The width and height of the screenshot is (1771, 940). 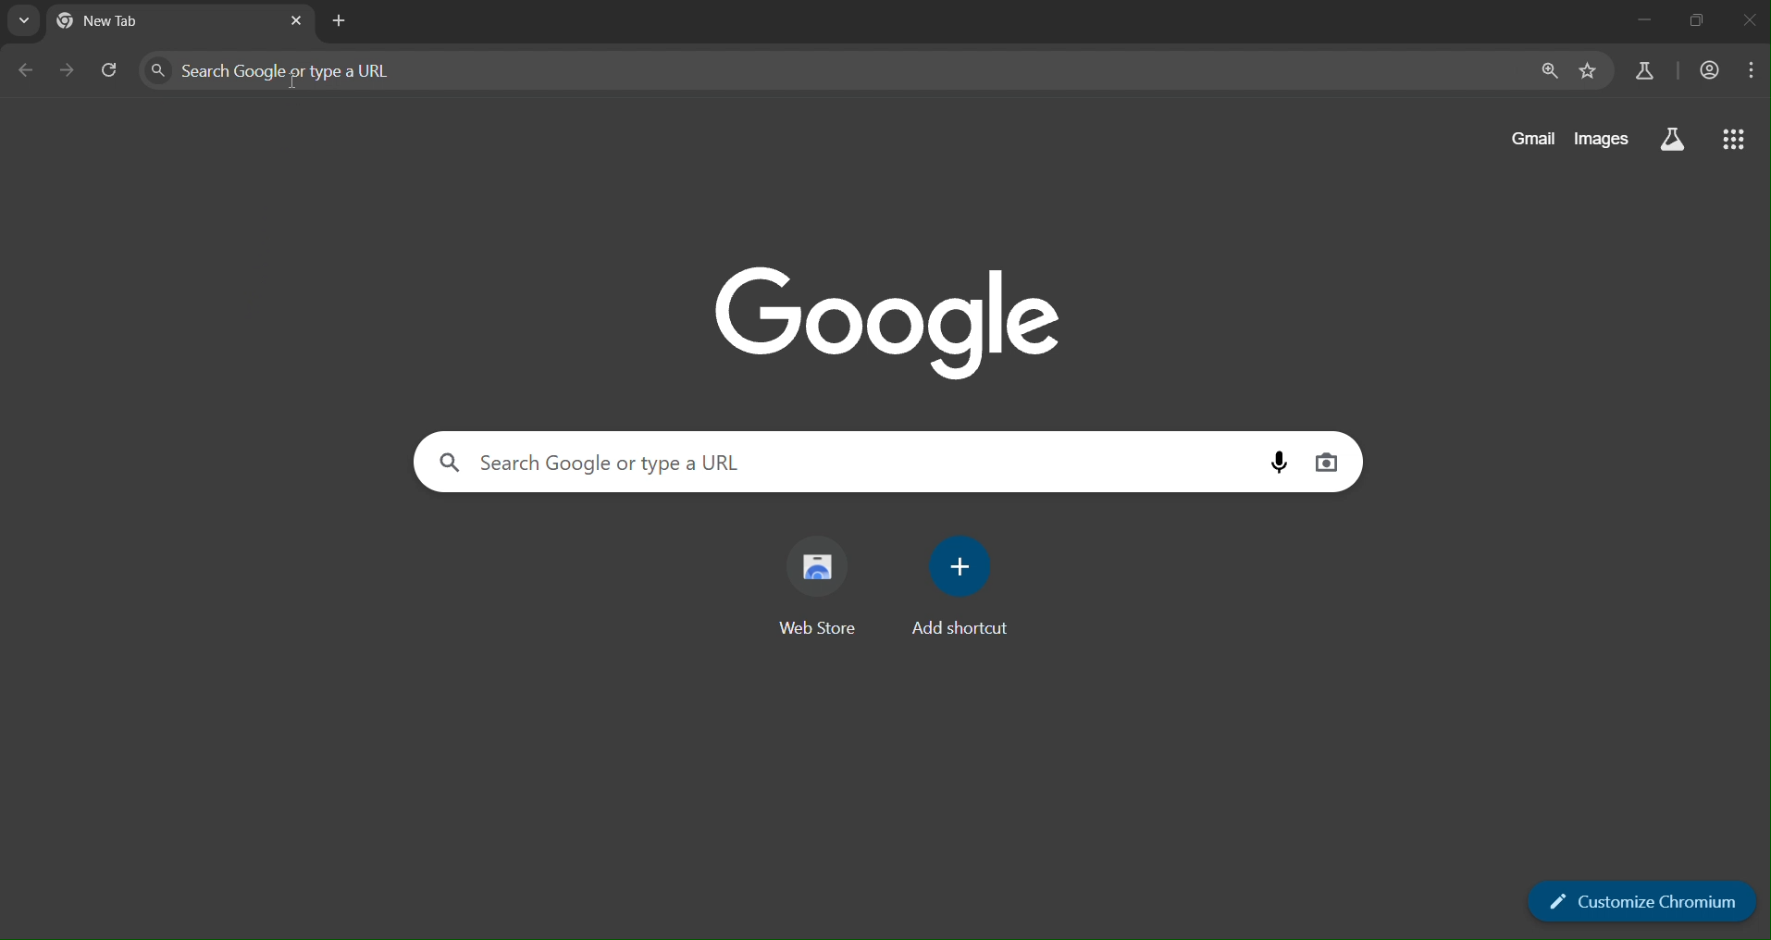 What do you see at coordinates (1750, 23) in the screenshot?
I see `close` at bounding box center [1750, 23].